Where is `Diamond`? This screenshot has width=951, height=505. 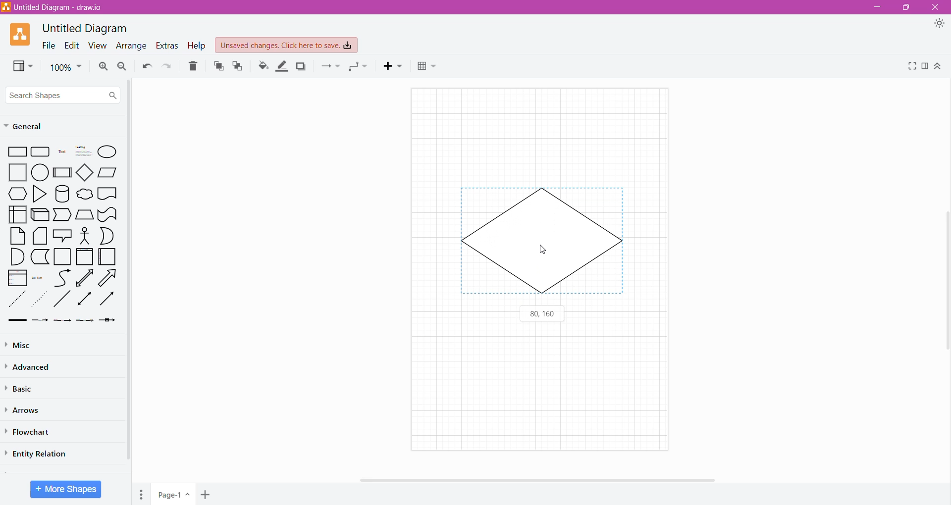
Diamond is located at coordinates (86, 173).